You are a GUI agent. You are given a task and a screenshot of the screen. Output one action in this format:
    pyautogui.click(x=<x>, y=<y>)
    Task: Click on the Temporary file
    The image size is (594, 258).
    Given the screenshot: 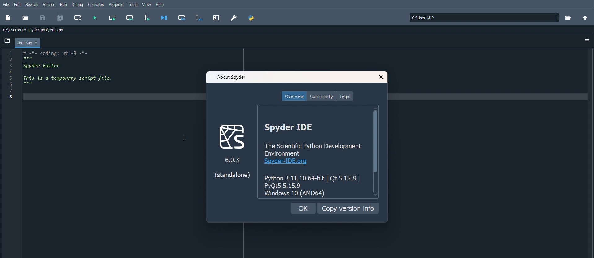 What is the action you would take?
    pyautogui.click(x=28, y=42)
    